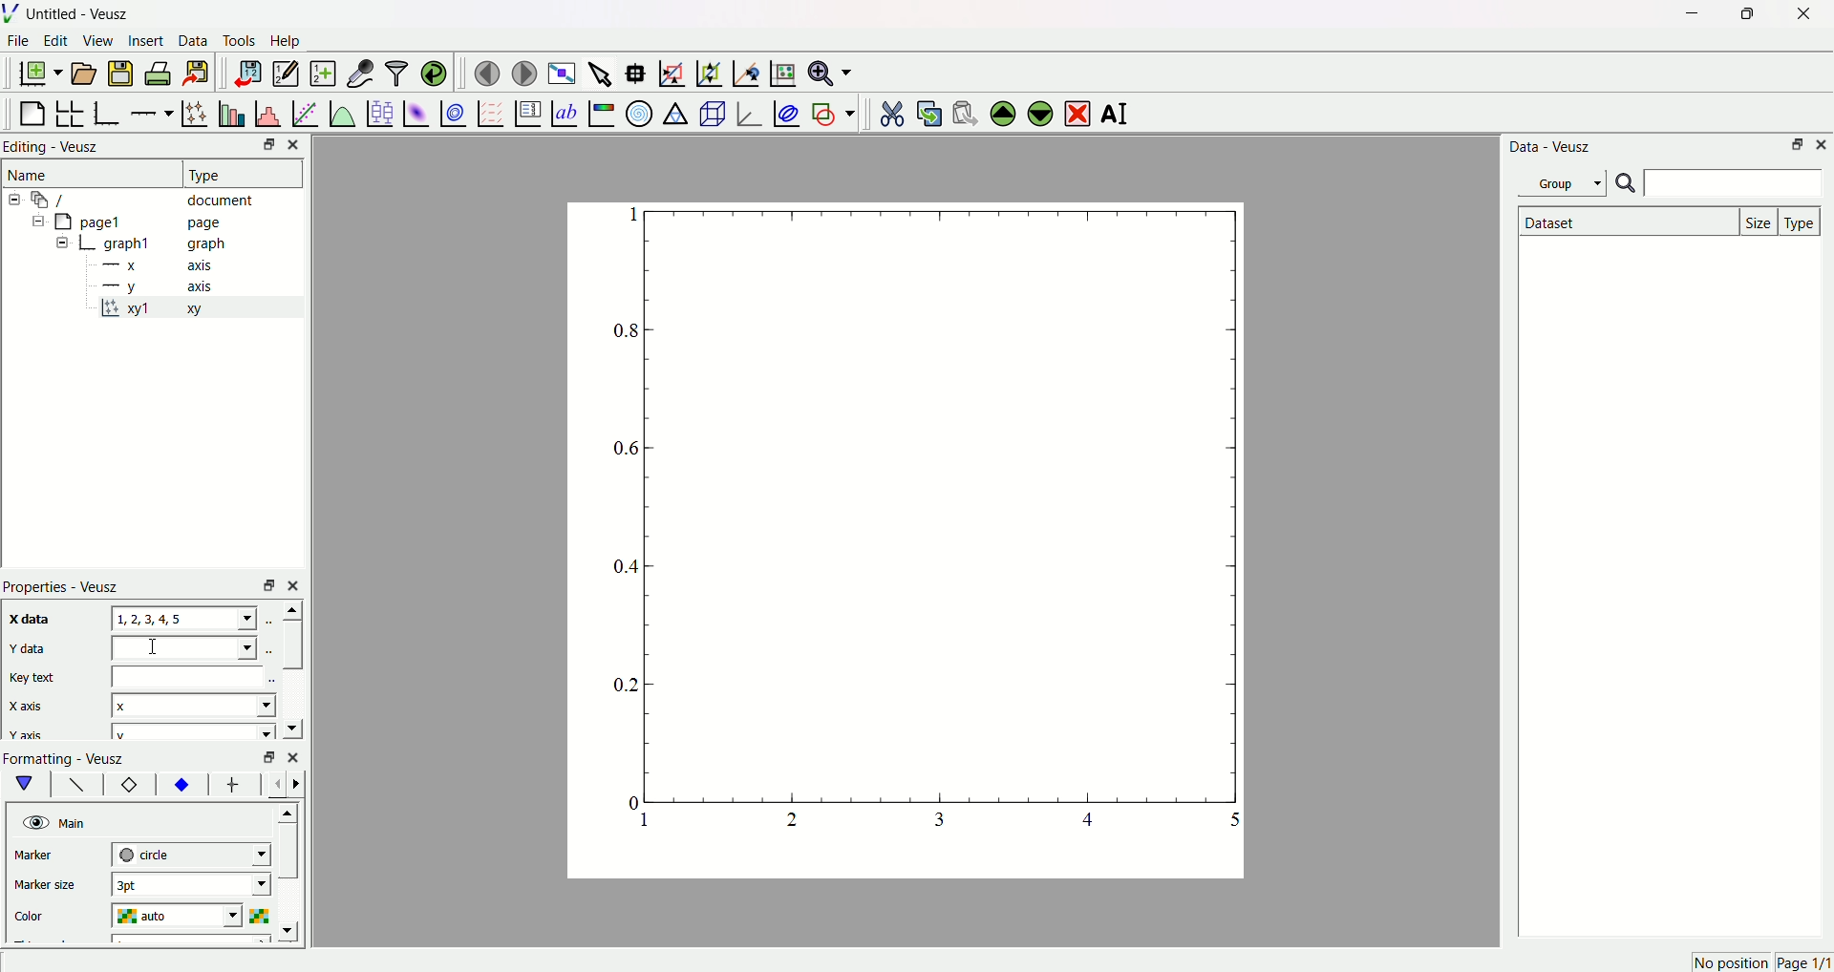 Image resolution: width=1834 pixels, height=972 pixels. I want to click on y, so click(189, 732).